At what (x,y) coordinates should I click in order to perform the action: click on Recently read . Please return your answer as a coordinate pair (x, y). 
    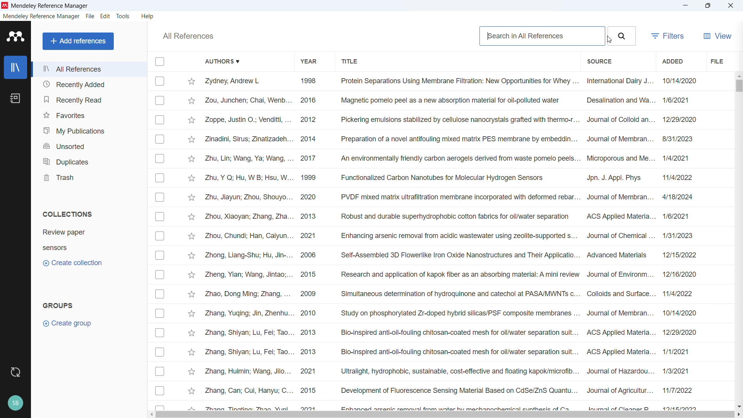
    Looking at the image, I should click on (89, 99).